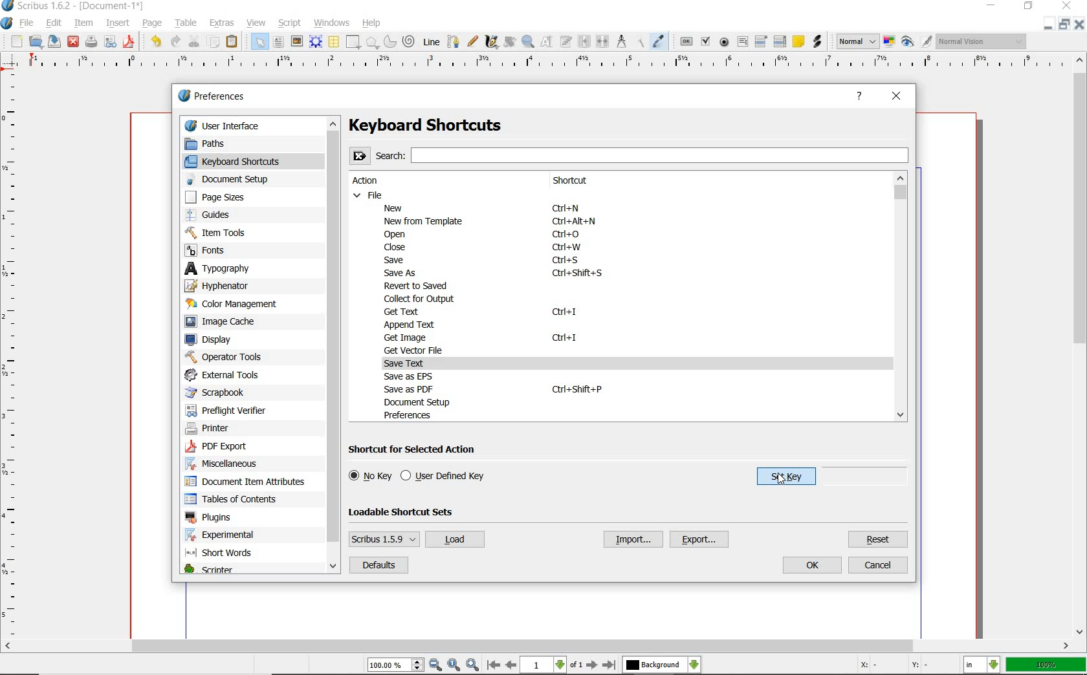  What do you see at coordinates (686, 42) in the screenshot?
I see `pdf push button` at bounding box center [686, 42].